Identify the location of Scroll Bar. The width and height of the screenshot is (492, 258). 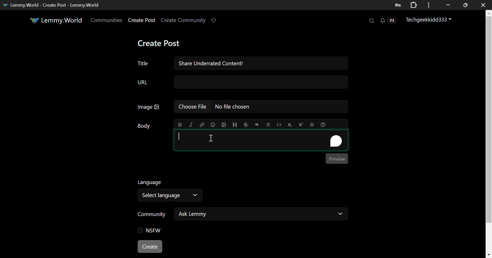
(489, 131).